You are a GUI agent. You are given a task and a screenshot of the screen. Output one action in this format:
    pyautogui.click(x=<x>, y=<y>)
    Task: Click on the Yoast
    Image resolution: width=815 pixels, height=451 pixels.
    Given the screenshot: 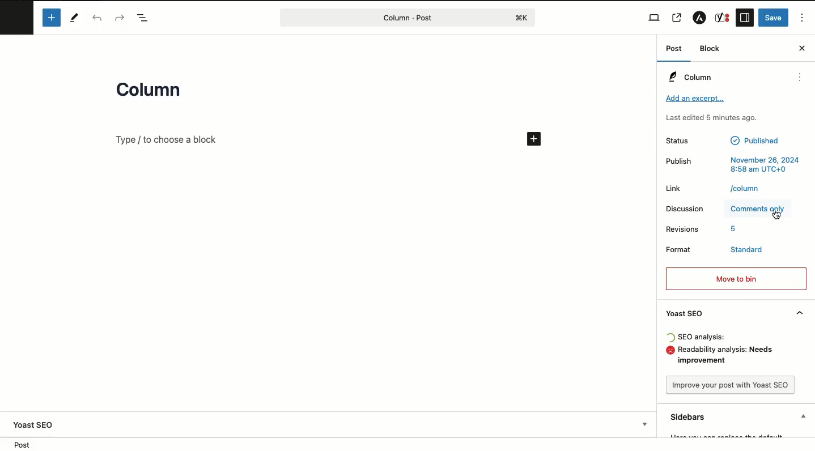 What is the action you would take?
    pyautogui.click(x=723, y=18)
    